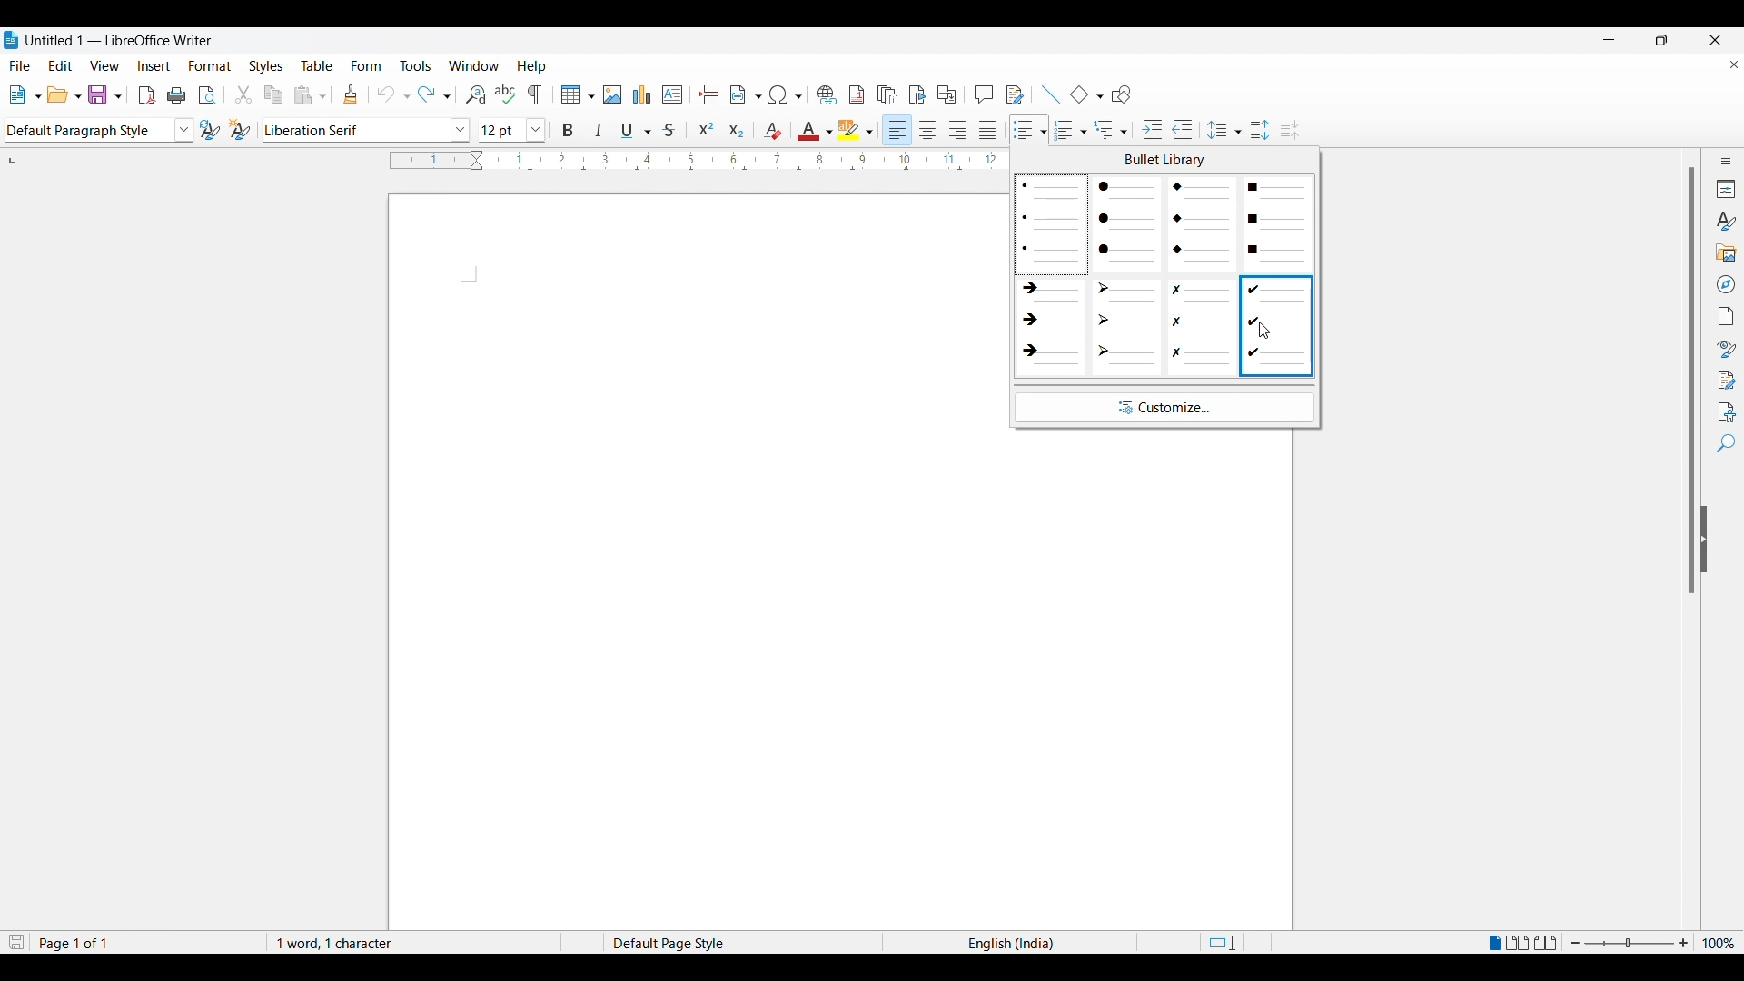 This screenshot has height=981, width=1744. What do you see at coordinates (241, 130) in the screenshot?
I see `change style` at bounding box center [241, 130].